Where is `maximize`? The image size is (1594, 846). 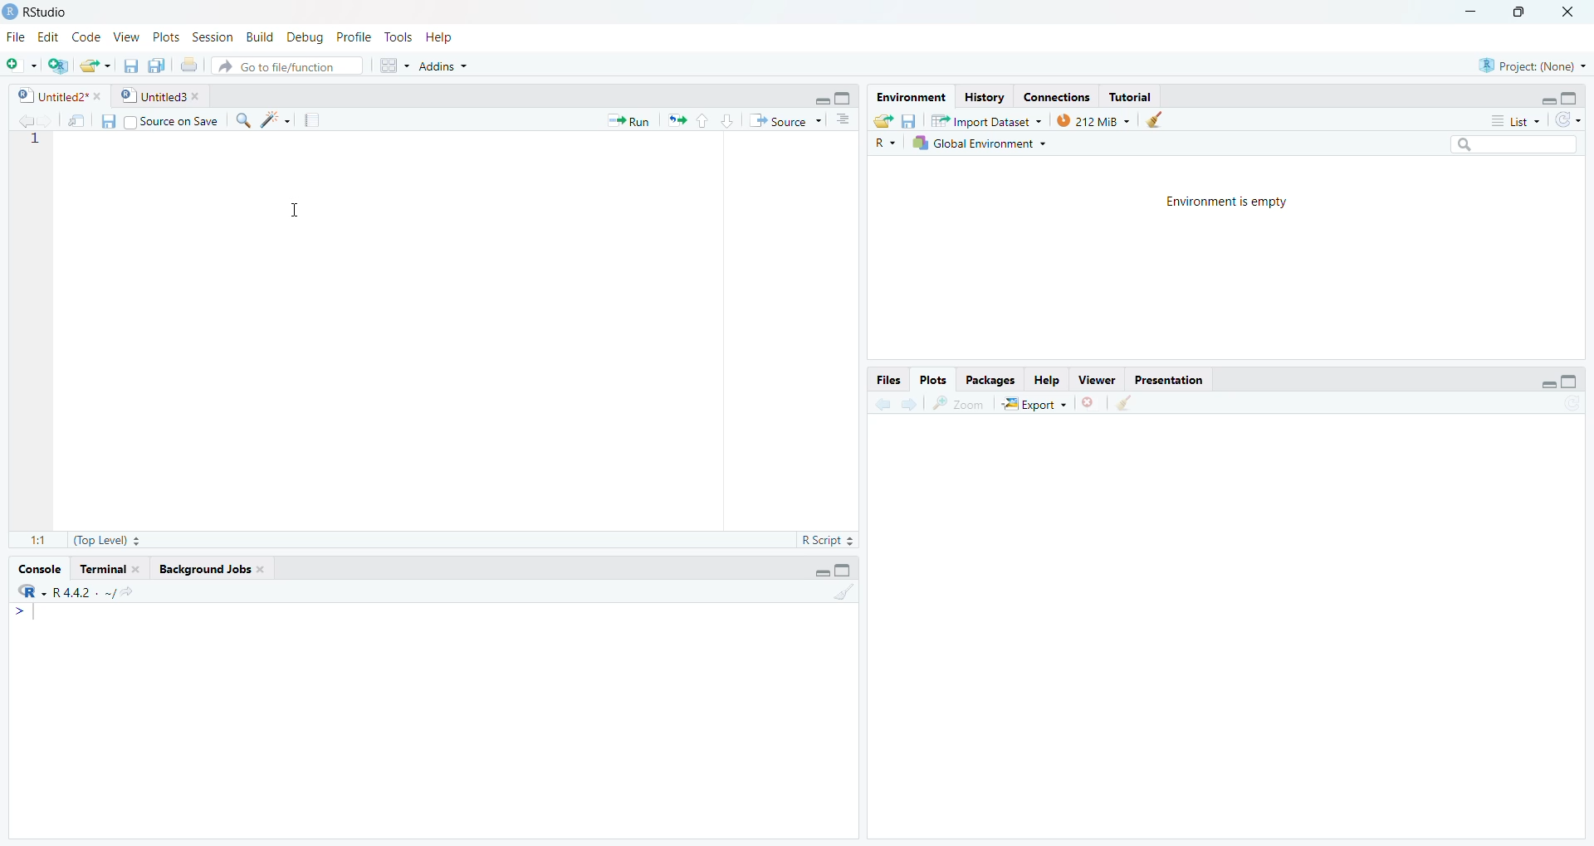
maximize is located at coordinates (1572, 382).